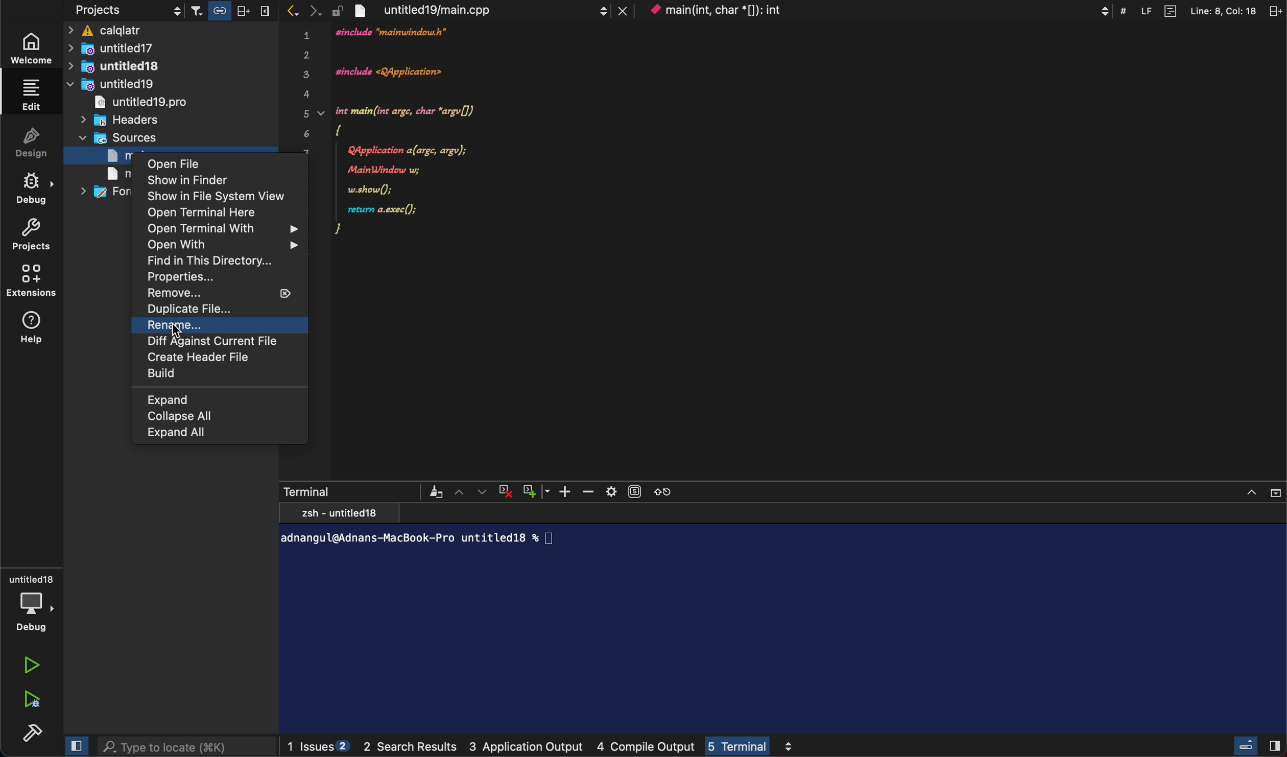 The width and height of the screenshot is (1287, 757). What do you see at coordinates (36, 46) in the screenshot?
I see `weLcome` at bounding box center [36, 46].